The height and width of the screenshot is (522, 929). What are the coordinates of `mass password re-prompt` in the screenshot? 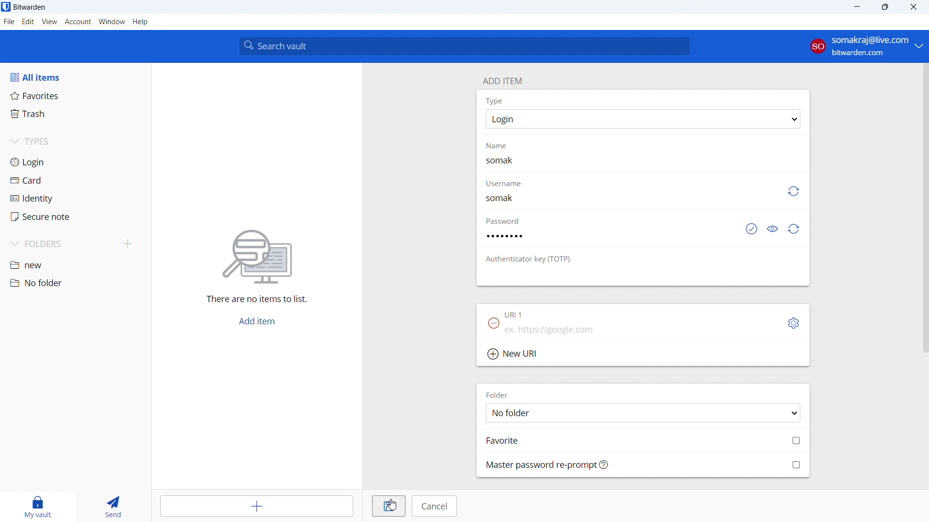 It's located at (644, 464).